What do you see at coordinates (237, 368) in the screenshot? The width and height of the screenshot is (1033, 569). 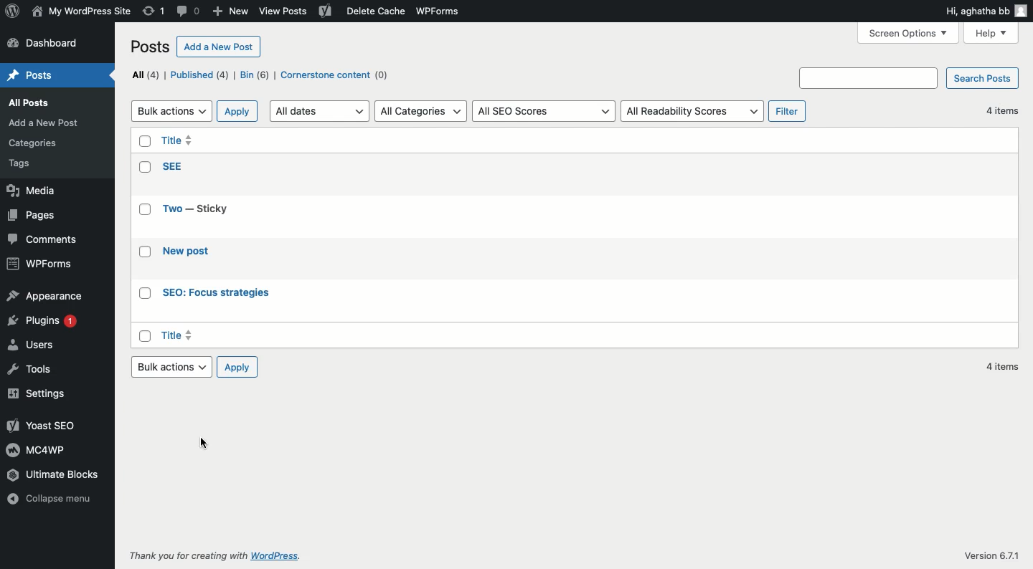 I see `Apply` at bounding box center [237, 368].